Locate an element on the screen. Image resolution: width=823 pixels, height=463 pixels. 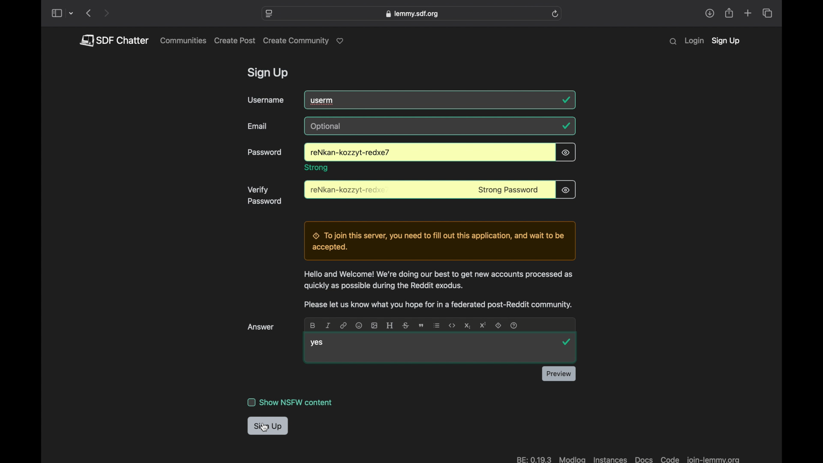
show NSFW content is located at coordinates (291, 402).